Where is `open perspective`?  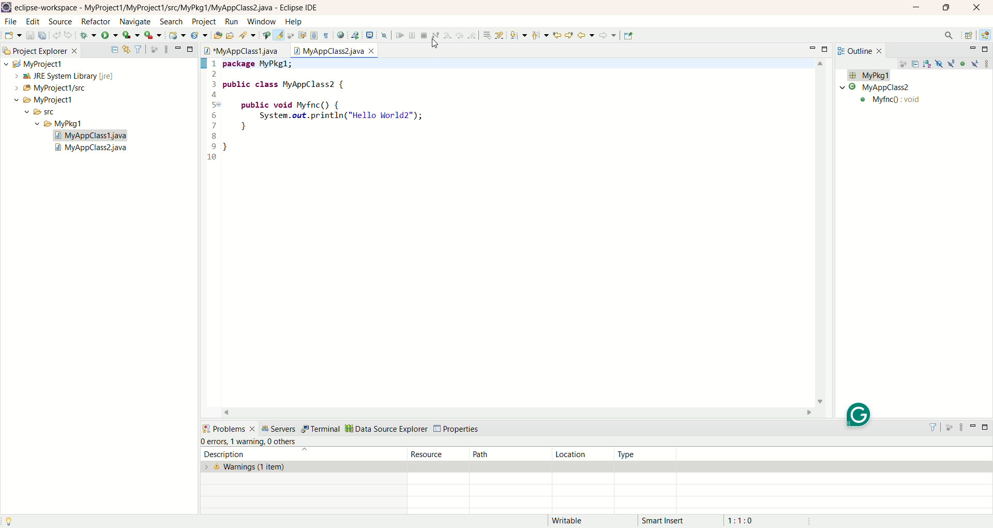
open perspective is located at coordinates (969, 35).